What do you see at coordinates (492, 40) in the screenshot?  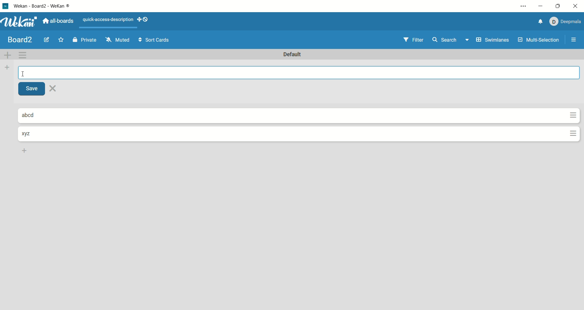 I see `swimlanes` at bounding box center [492, 40].